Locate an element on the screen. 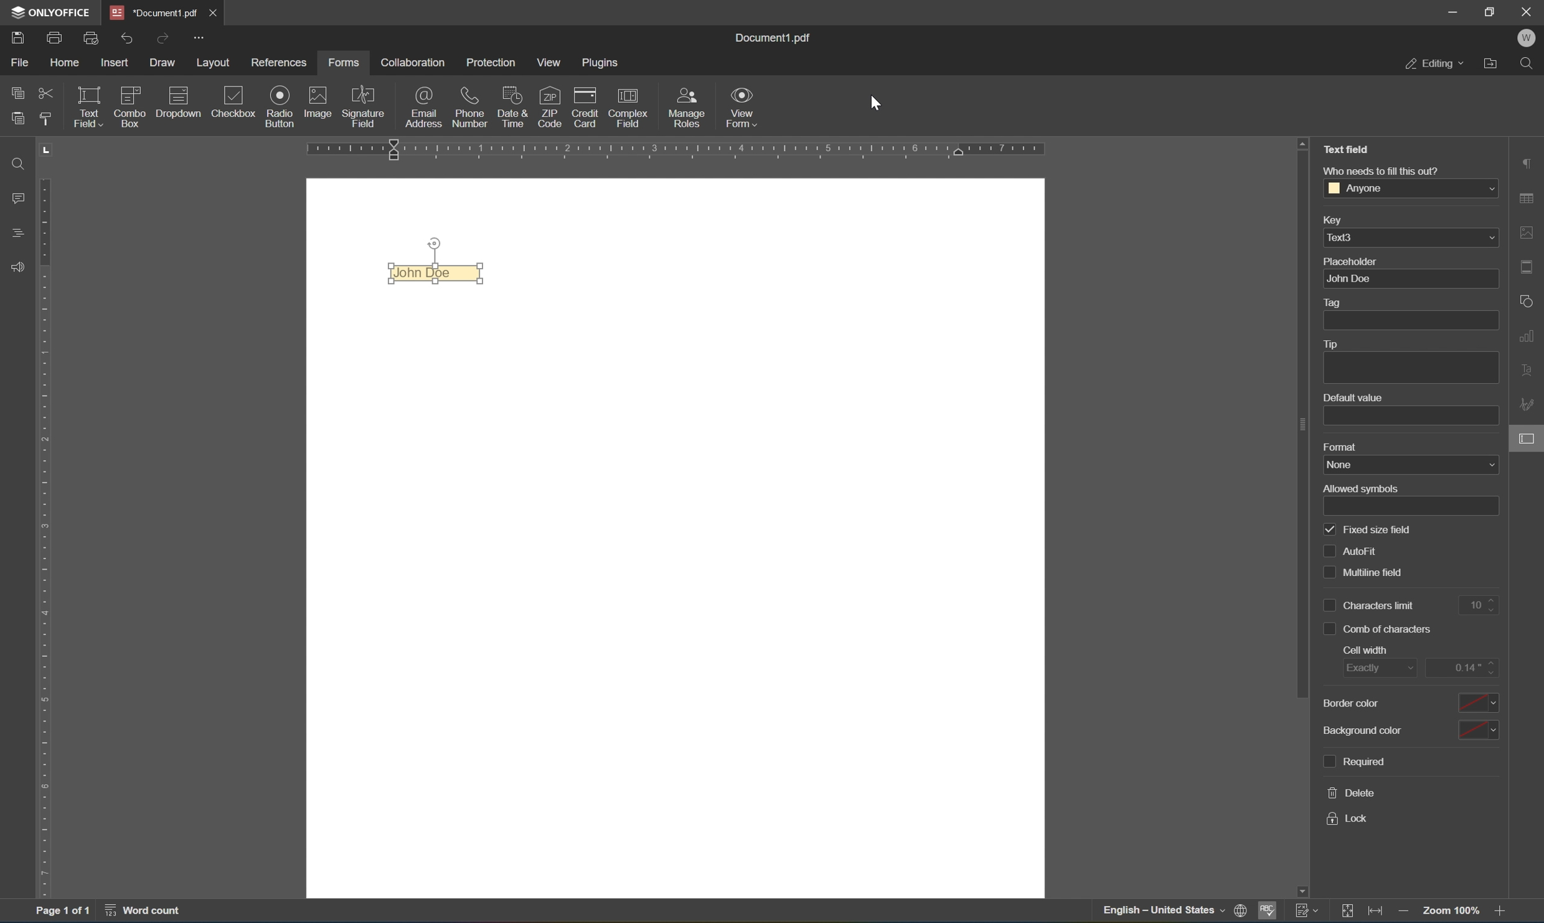 This screenshot has width=1544, height=923. name is located at coordinates (1372, 463).